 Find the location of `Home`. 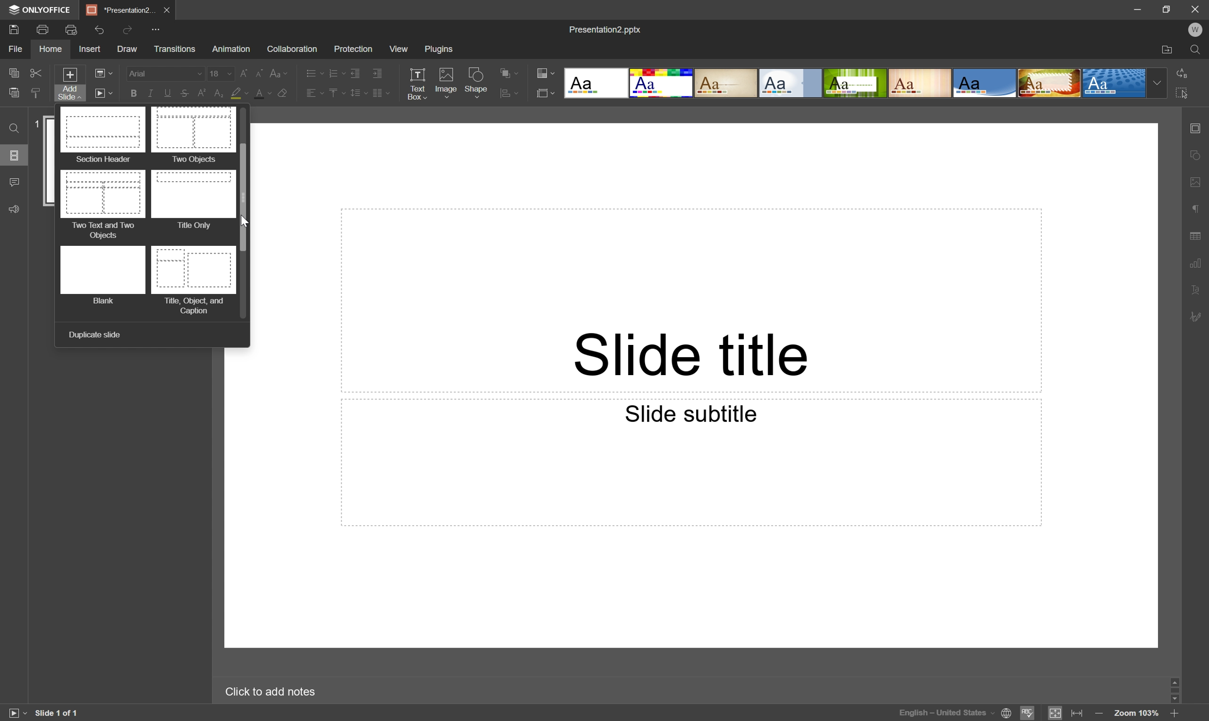

Home is located at coordinates (52, 50).